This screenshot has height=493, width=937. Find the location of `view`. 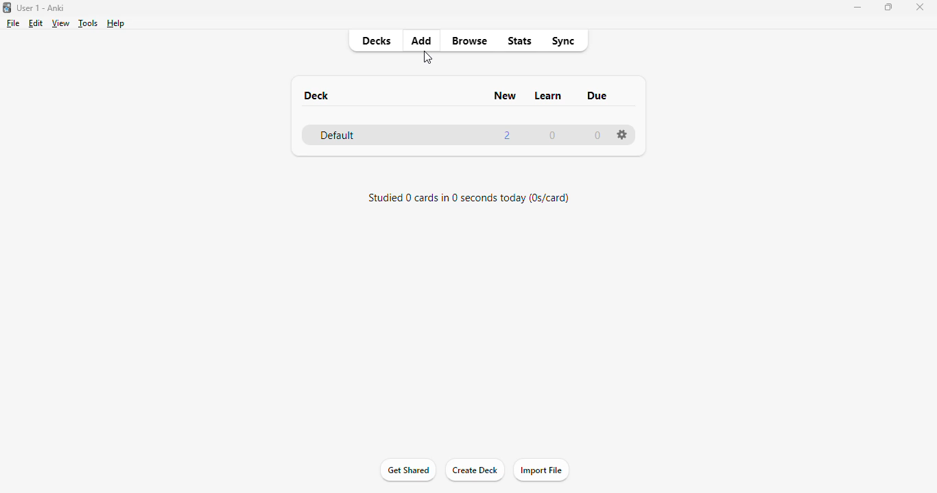

view is located at coordinates (61, 23).